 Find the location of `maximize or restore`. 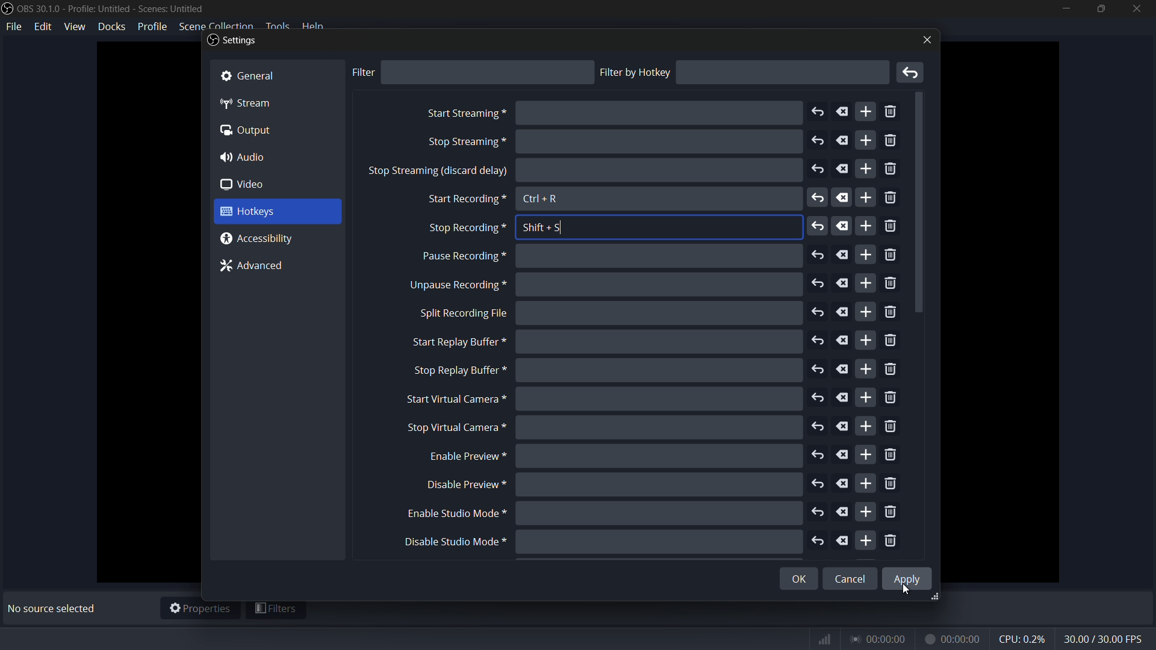

maximize or restore is located at coordinates (1099, 8).